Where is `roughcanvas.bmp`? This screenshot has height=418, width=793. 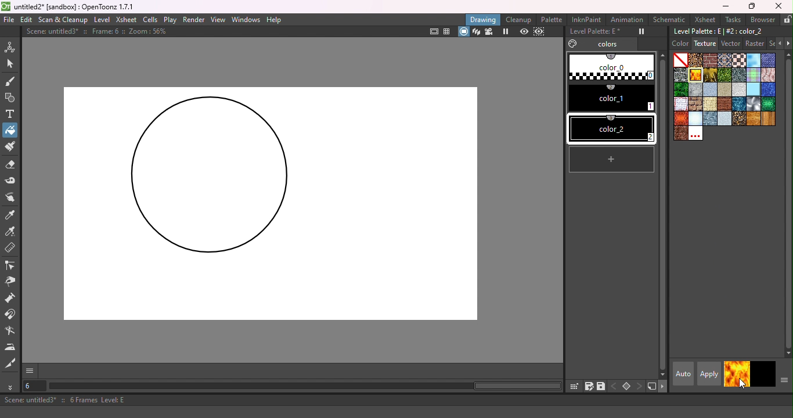 roughcanvas.bmp is located at coordinates (711, 105).